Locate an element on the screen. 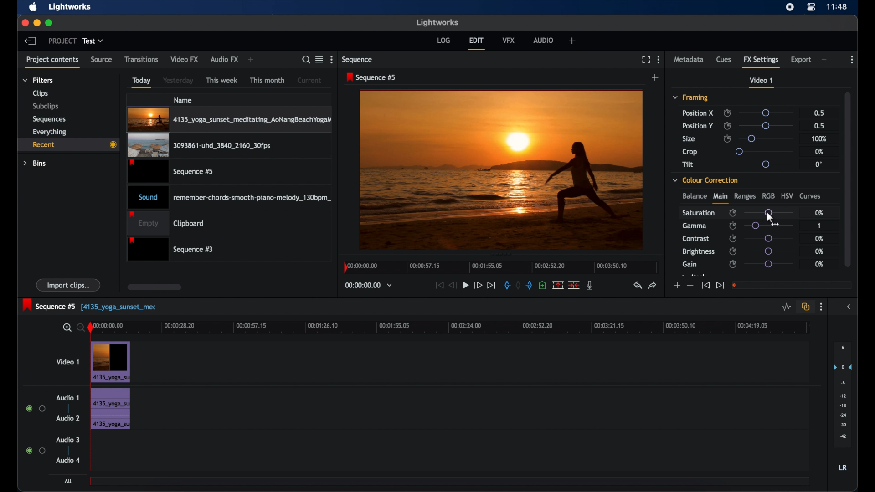 The image size is (875, 492). curves is located at coordinates (811, 196).